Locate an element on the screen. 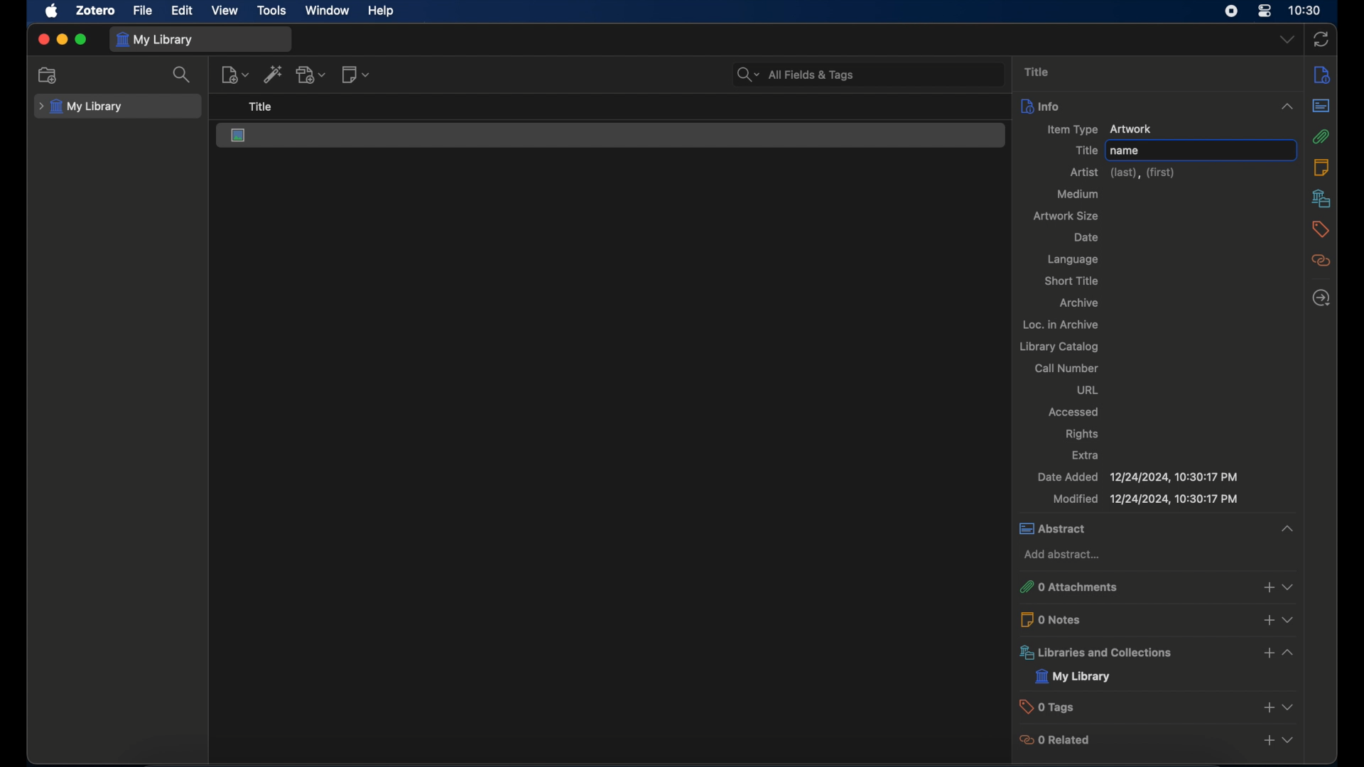 This screenshot has width=1364, height=767. libraries is located at coordinates (1322, 198).